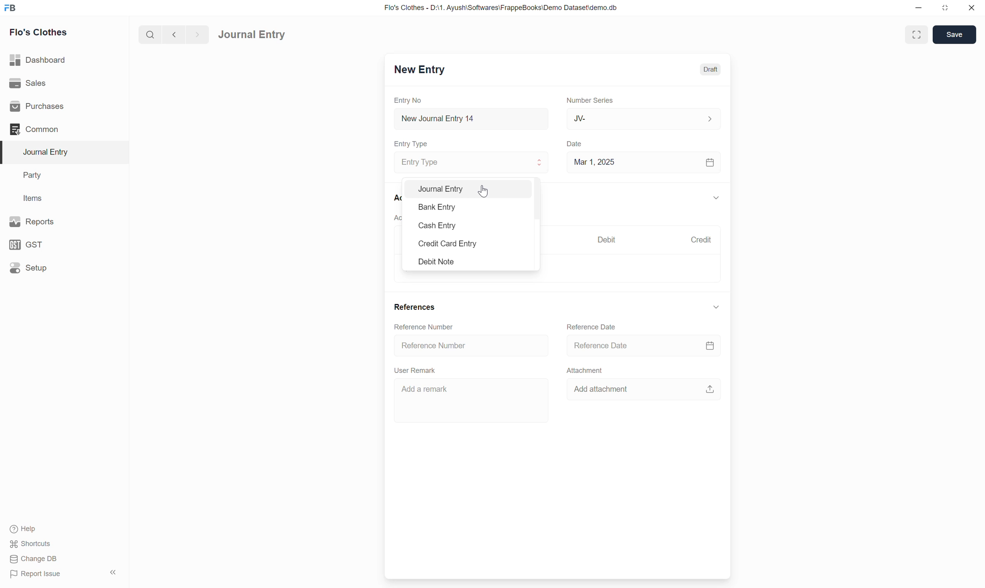  I want to click on Dashboard, so click(38, 59).